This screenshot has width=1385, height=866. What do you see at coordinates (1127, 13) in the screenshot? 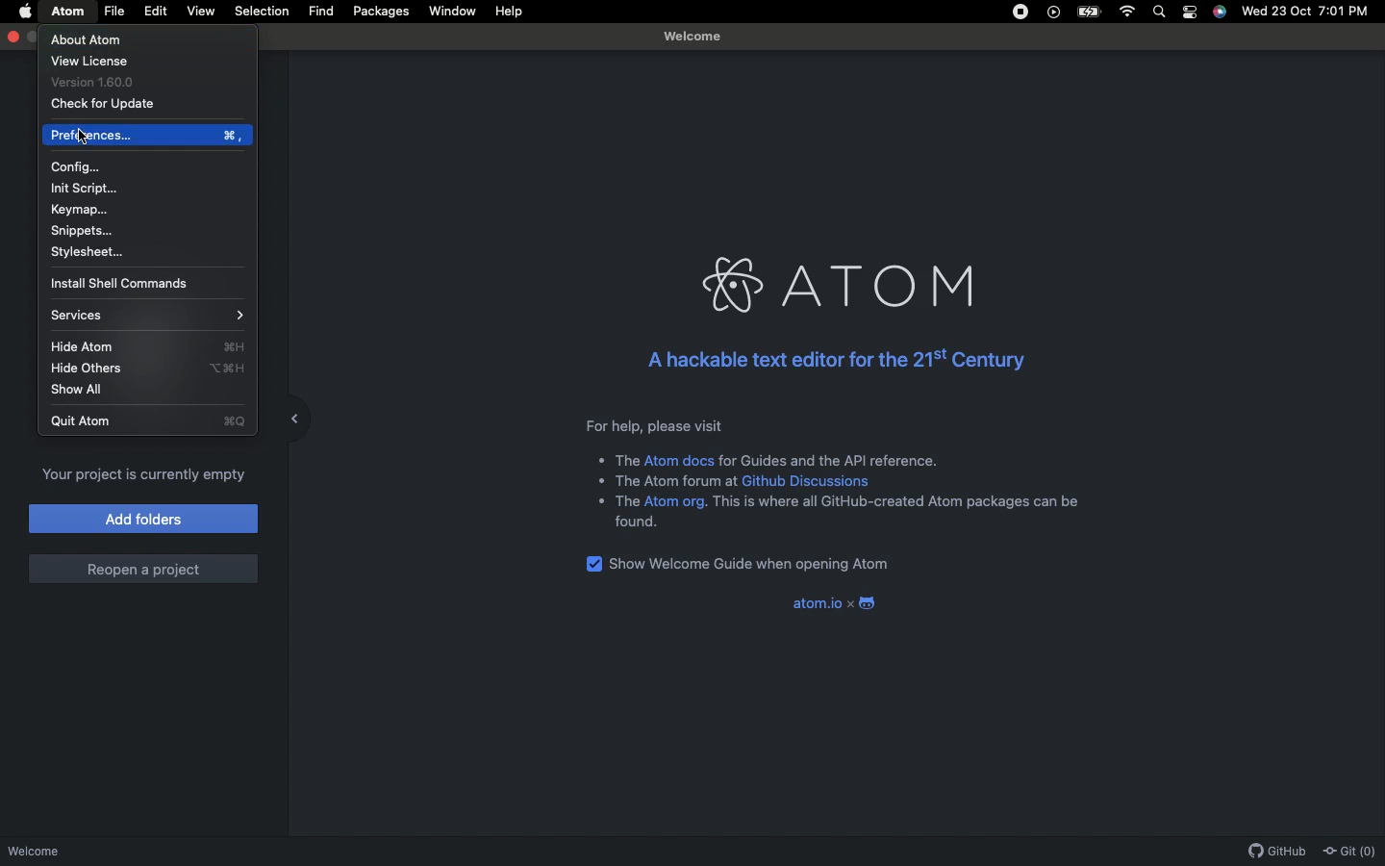
I see `Internet` at bounding box center [1127, 13].